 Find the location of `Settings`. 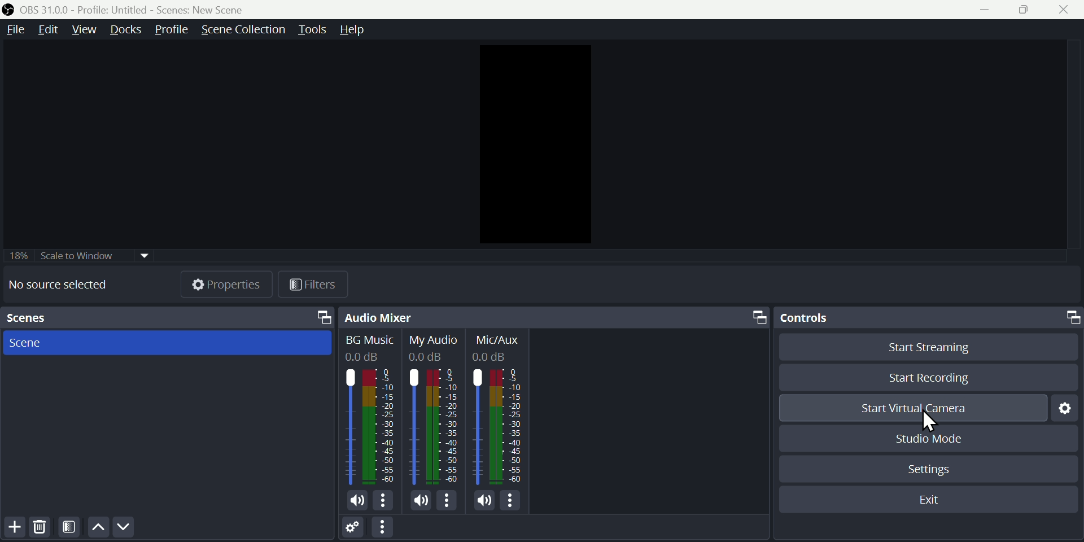

Settings is located at coordinates (1064, 408).